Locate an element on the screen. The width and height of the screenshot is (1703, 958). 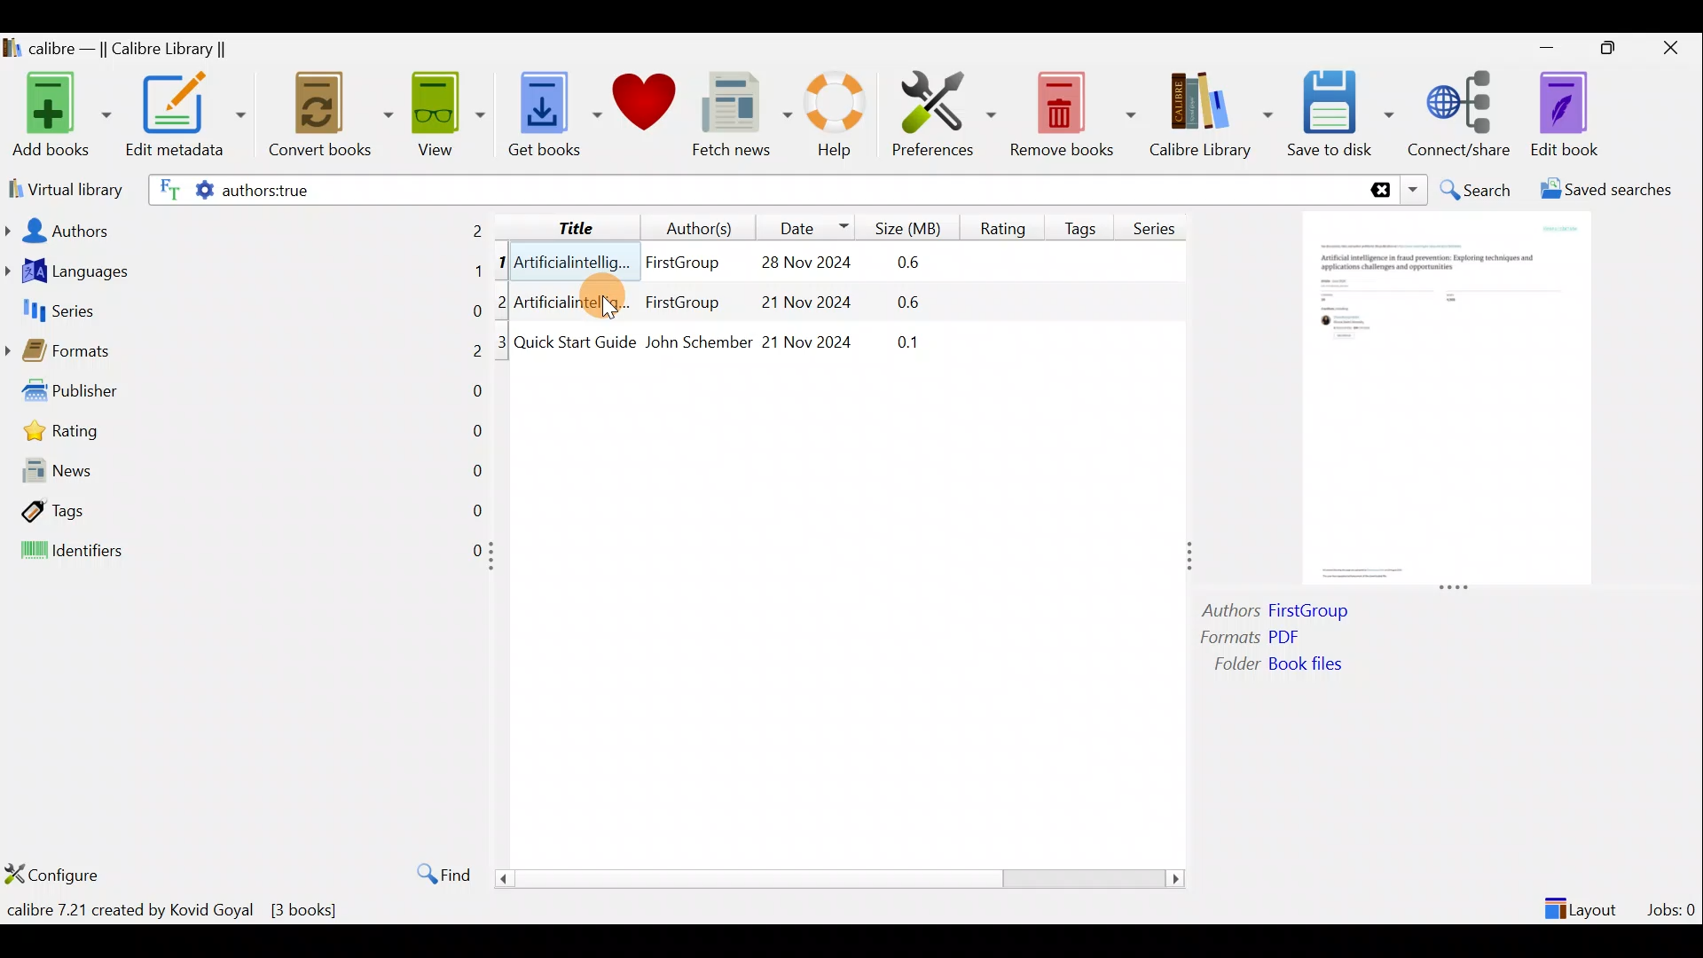
Help is located at coordinates (832, 117).